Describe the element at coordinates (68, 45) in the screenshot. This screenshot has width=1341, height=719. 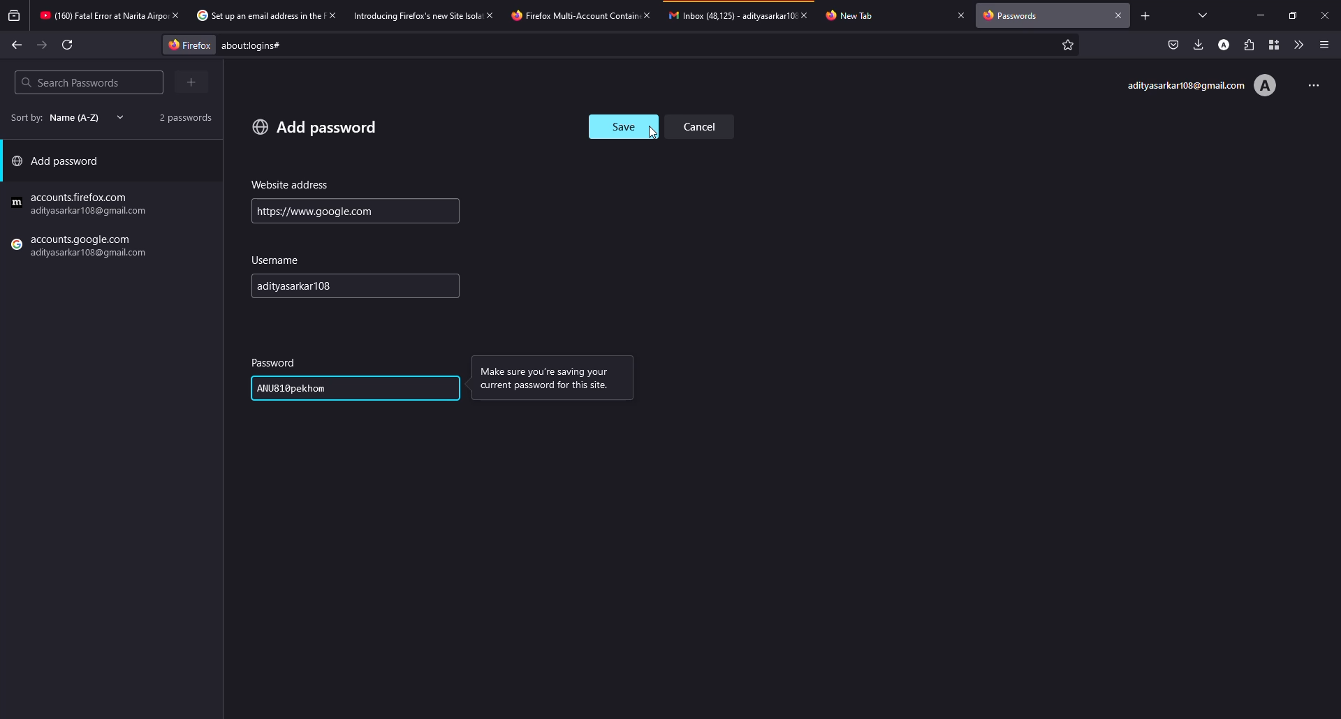
I see `refresh` at that location.